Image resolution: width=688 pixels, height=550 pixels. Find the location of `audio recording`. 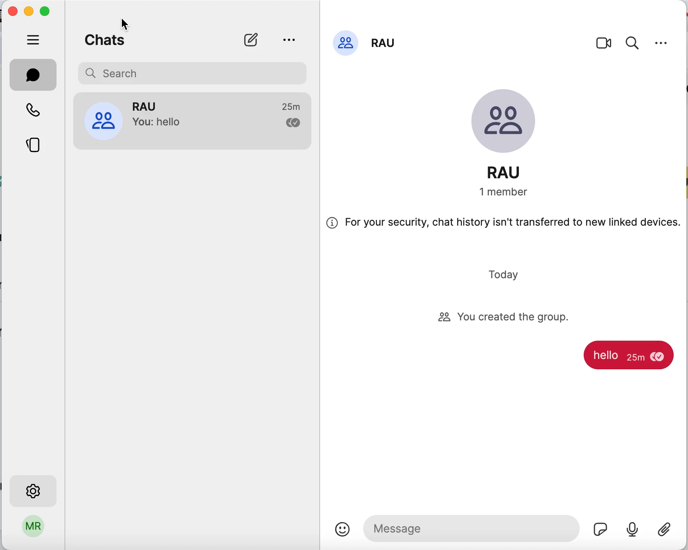

audio recording is located at coordinates (633, 532).